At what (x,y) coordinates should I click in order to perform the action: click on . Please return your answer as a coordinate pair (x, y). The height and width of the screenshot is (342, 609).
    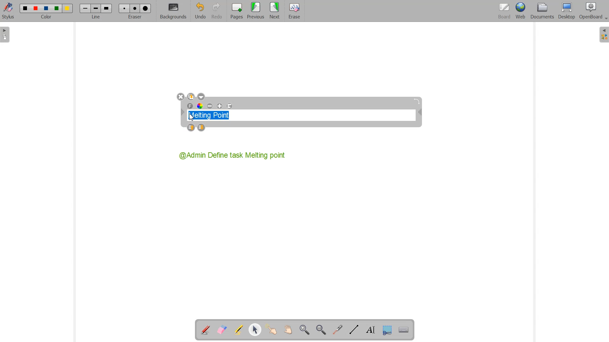
    Looking at the image, I should click on (256, 11).